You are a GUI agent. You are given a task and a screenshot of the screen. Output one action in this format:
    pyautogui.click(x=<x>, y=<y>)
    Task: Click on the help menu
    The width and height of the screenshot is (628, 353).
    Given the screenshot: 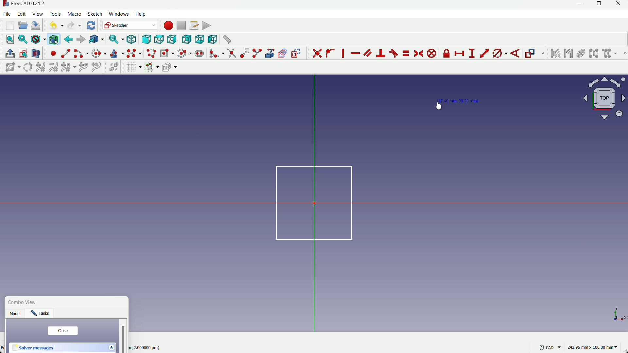 What is the action you would take?
    pyautogui.click(x=143, y=14)
    